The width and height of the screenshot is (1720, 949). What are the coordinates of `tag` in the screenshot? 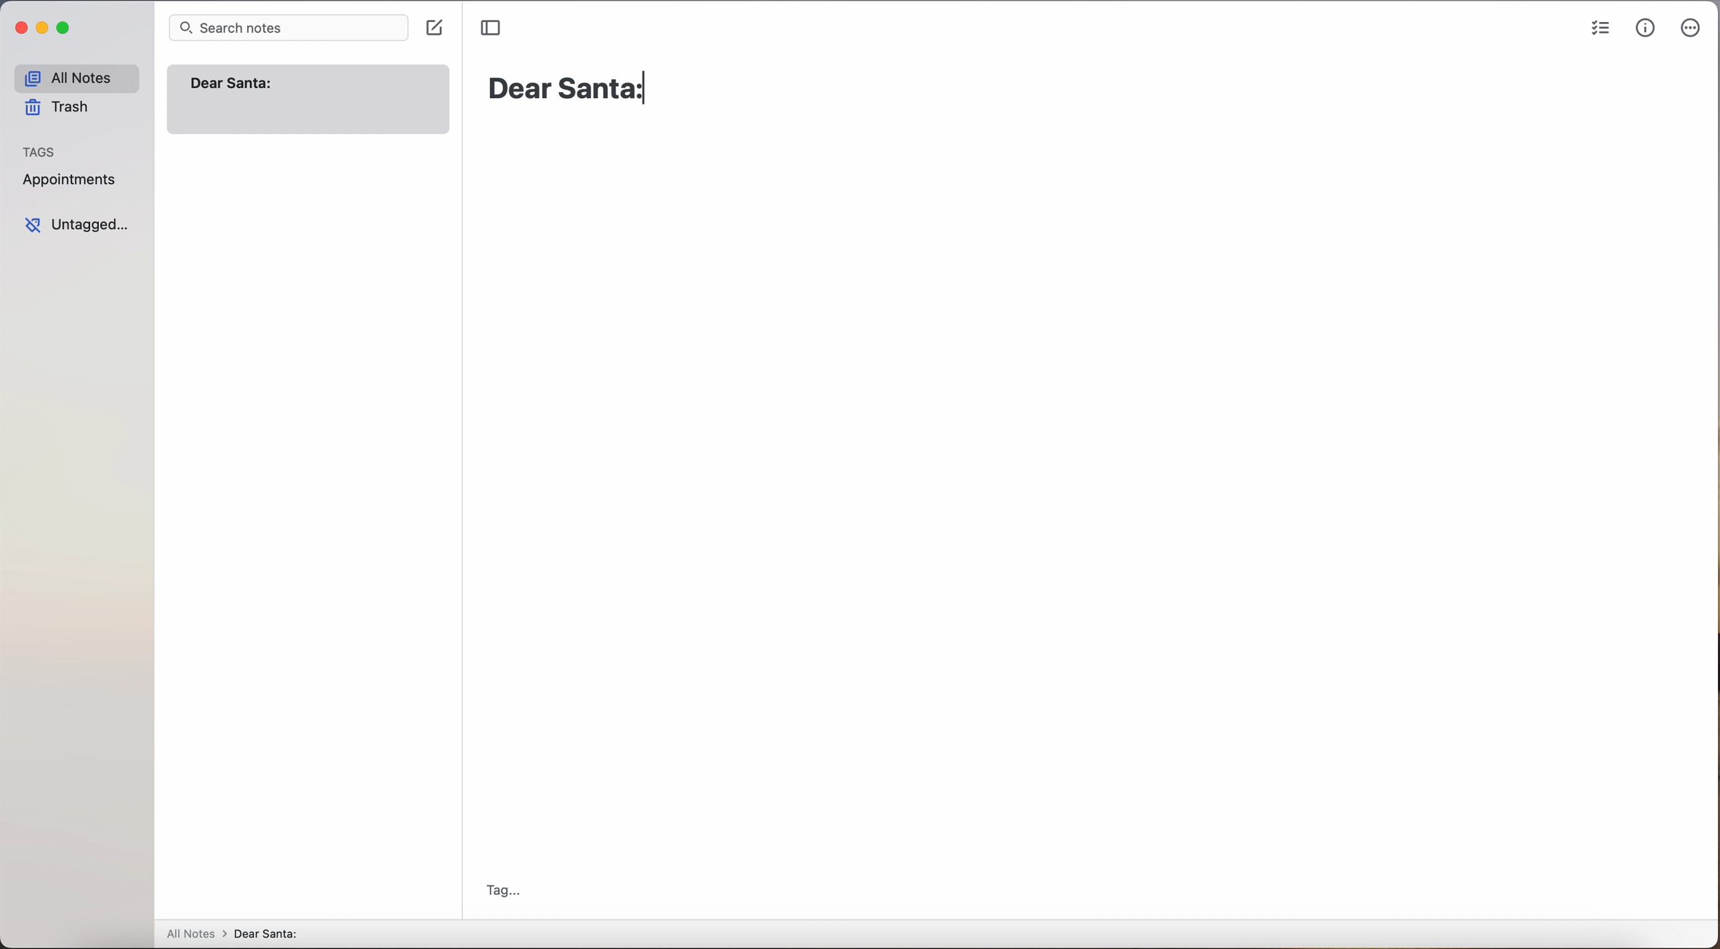 It's located at (517, 898).